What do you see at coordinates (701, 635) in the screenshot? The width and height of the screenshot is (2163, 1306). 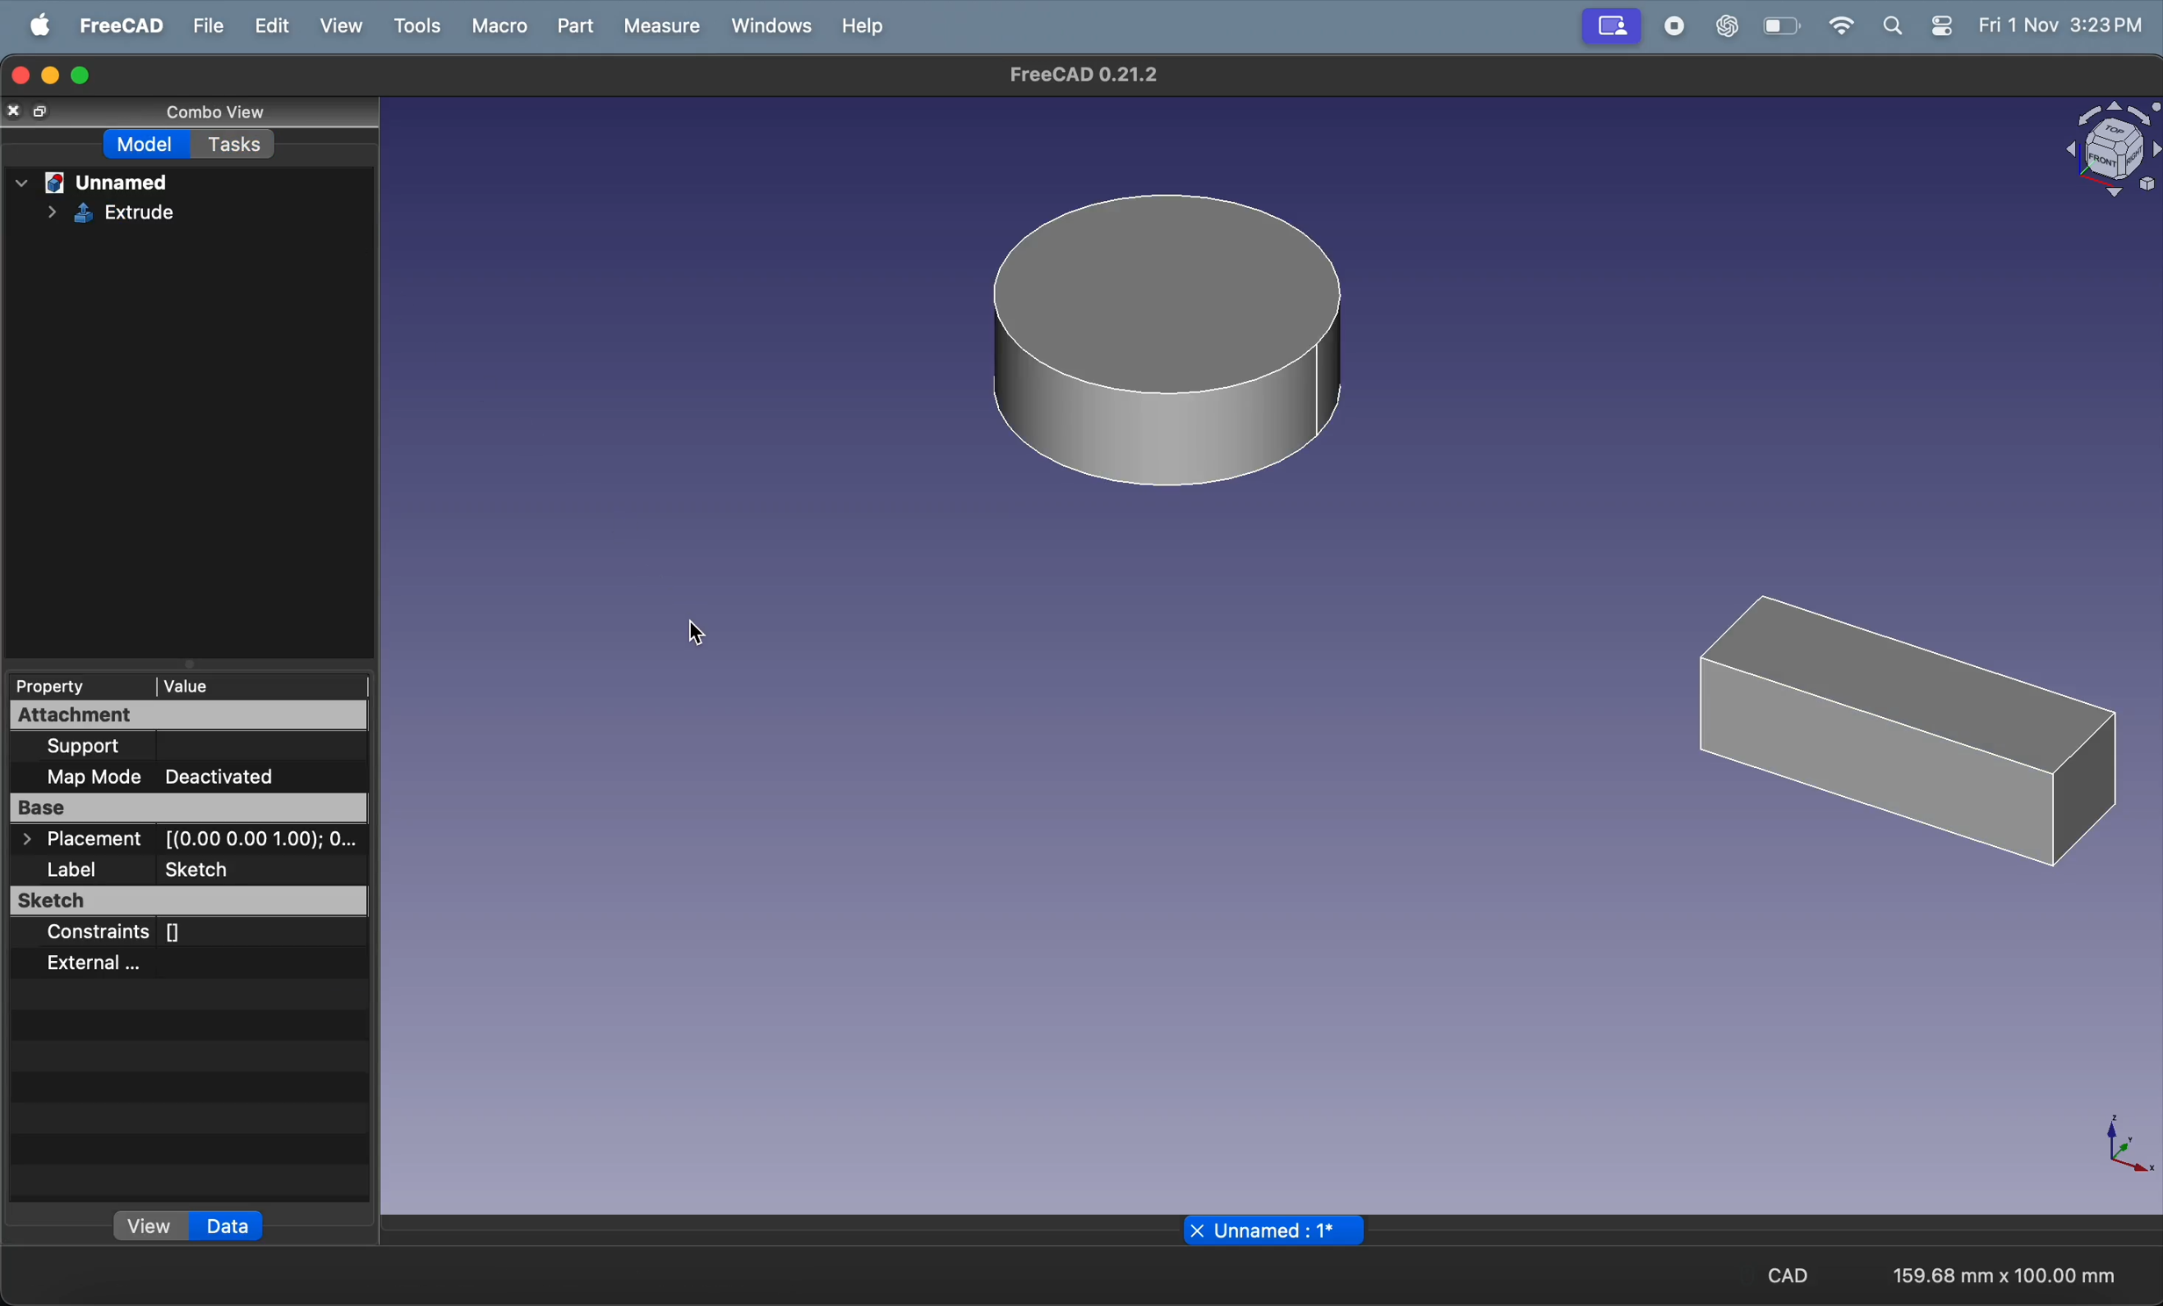 I see `cursor` at bounding box center [701, 635].